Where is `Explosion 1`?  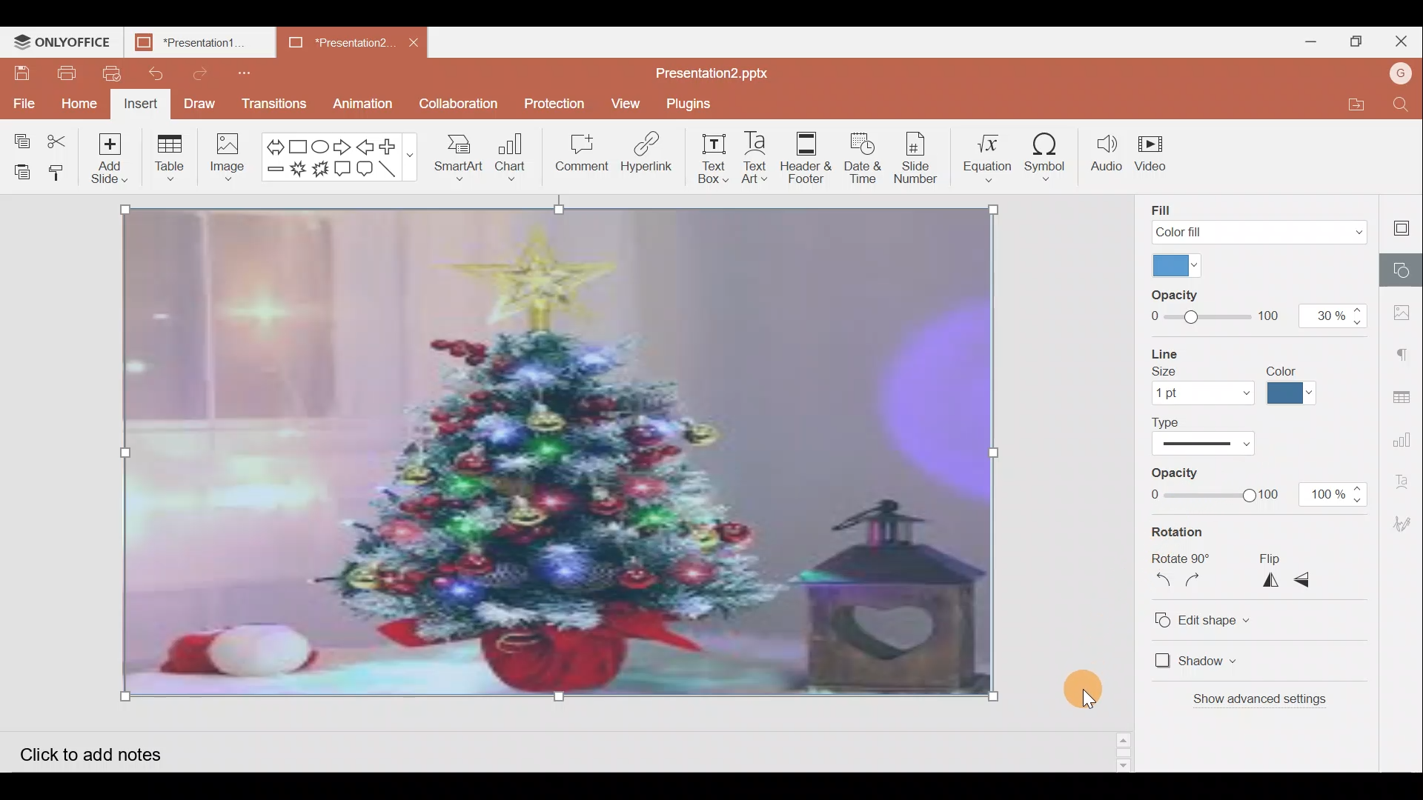 Explosion 1 is located at coordinates (298, 173).